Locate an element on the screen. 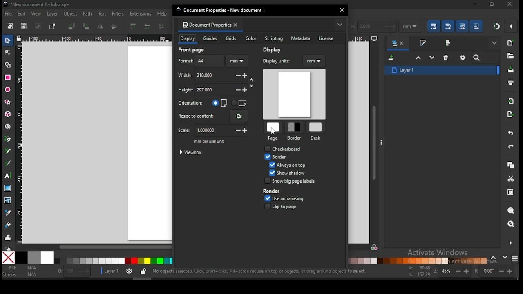 The height and width of the screenshot is (294, 523). color palette is located at coordinates (418, 261).